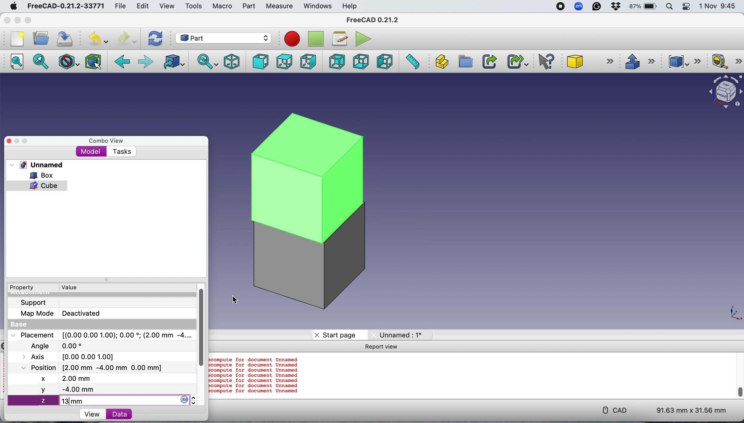 This screenshot has height=423, width=744. What do you see at coordinates (339, 334) in the screenshot?
I see `Start page` at bounding box center [339, 334].